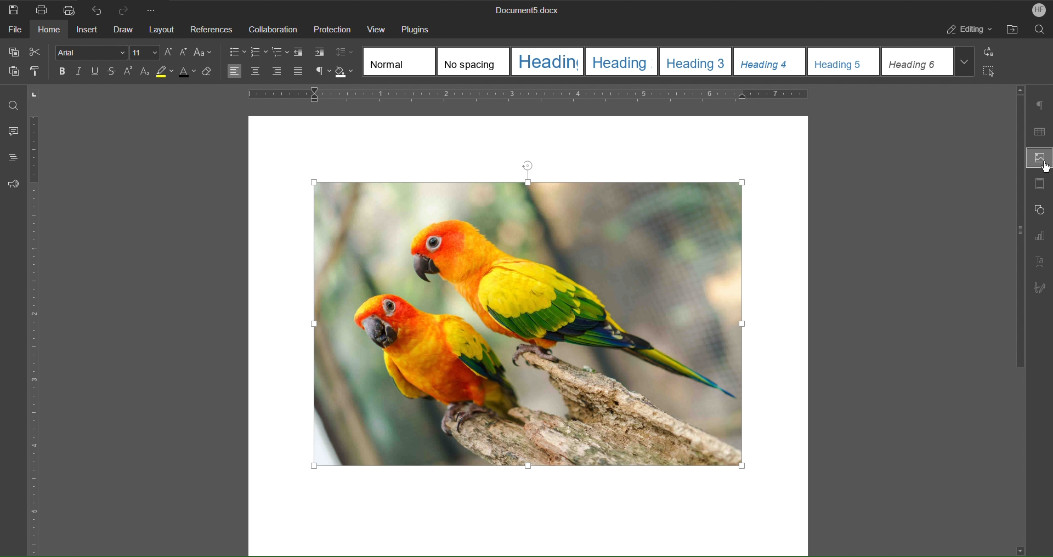 The width and height of the screenshot is (1053, 557). I want to click on Scrollbar, so click(1016, 232).